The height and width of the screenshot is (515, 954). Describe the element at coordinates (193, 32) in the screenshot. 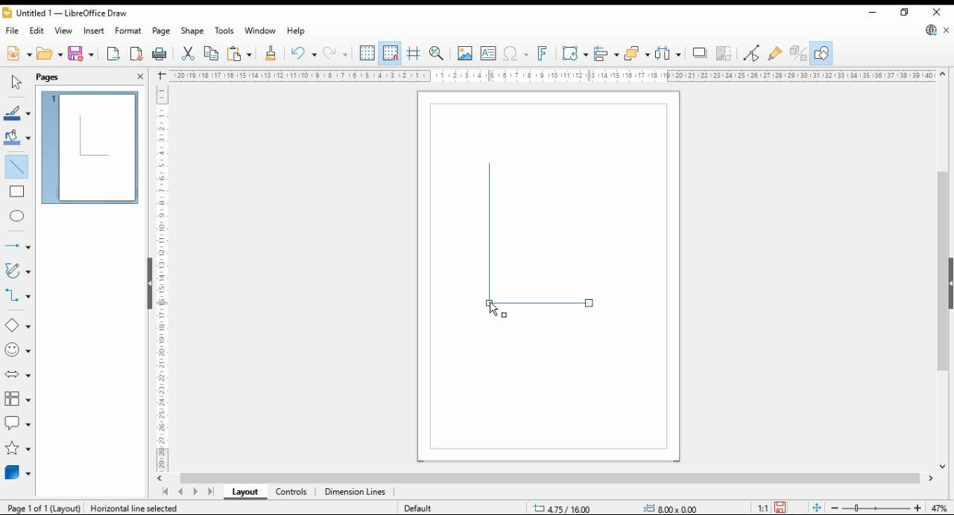

I see `shape` at that location.